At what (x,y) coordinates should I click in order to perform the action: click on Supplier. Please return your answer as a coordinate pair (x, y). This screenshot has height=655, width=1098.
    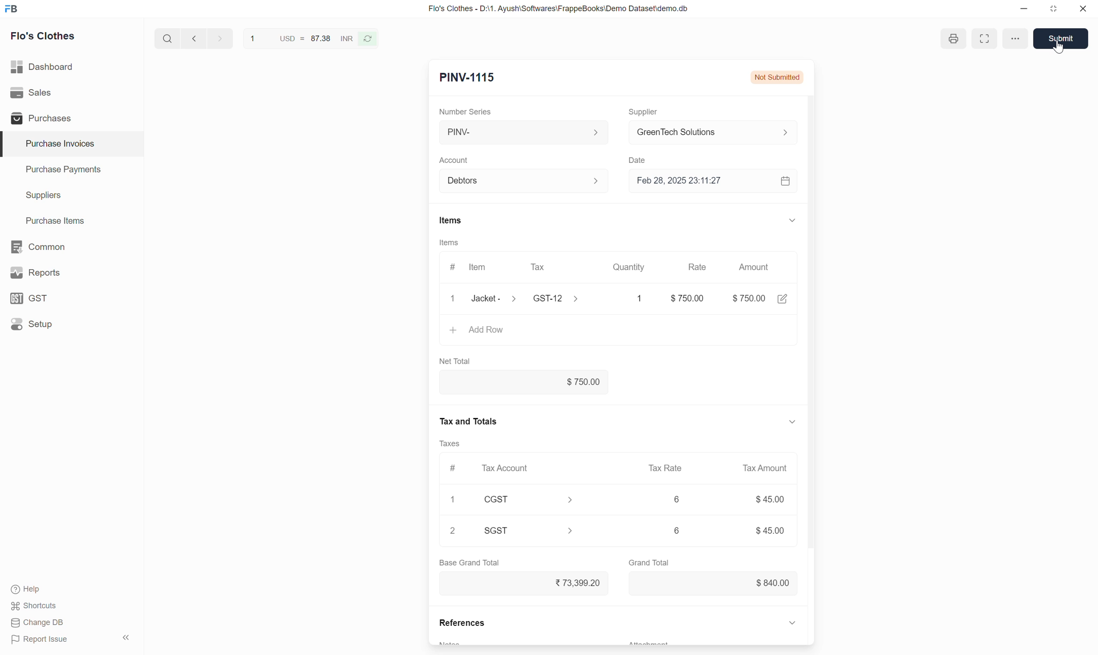
    Looking at the image, I should click on (645, 113).